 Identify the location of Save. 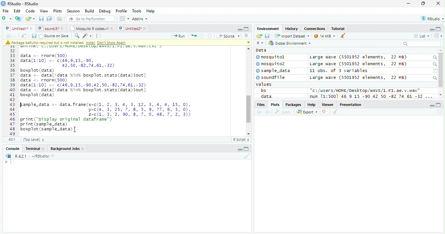
(34, 36).